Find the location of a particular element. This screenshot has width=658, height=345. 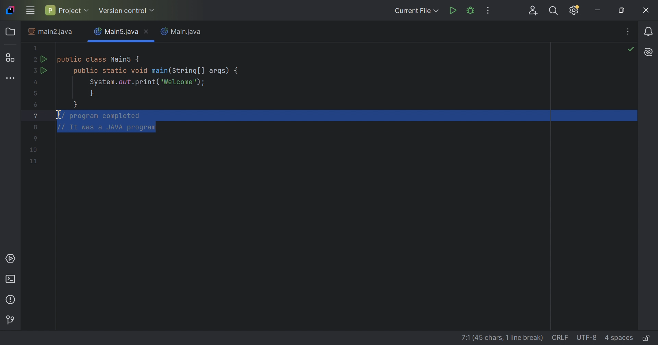

Minimize is located at coordinates (598, 12).